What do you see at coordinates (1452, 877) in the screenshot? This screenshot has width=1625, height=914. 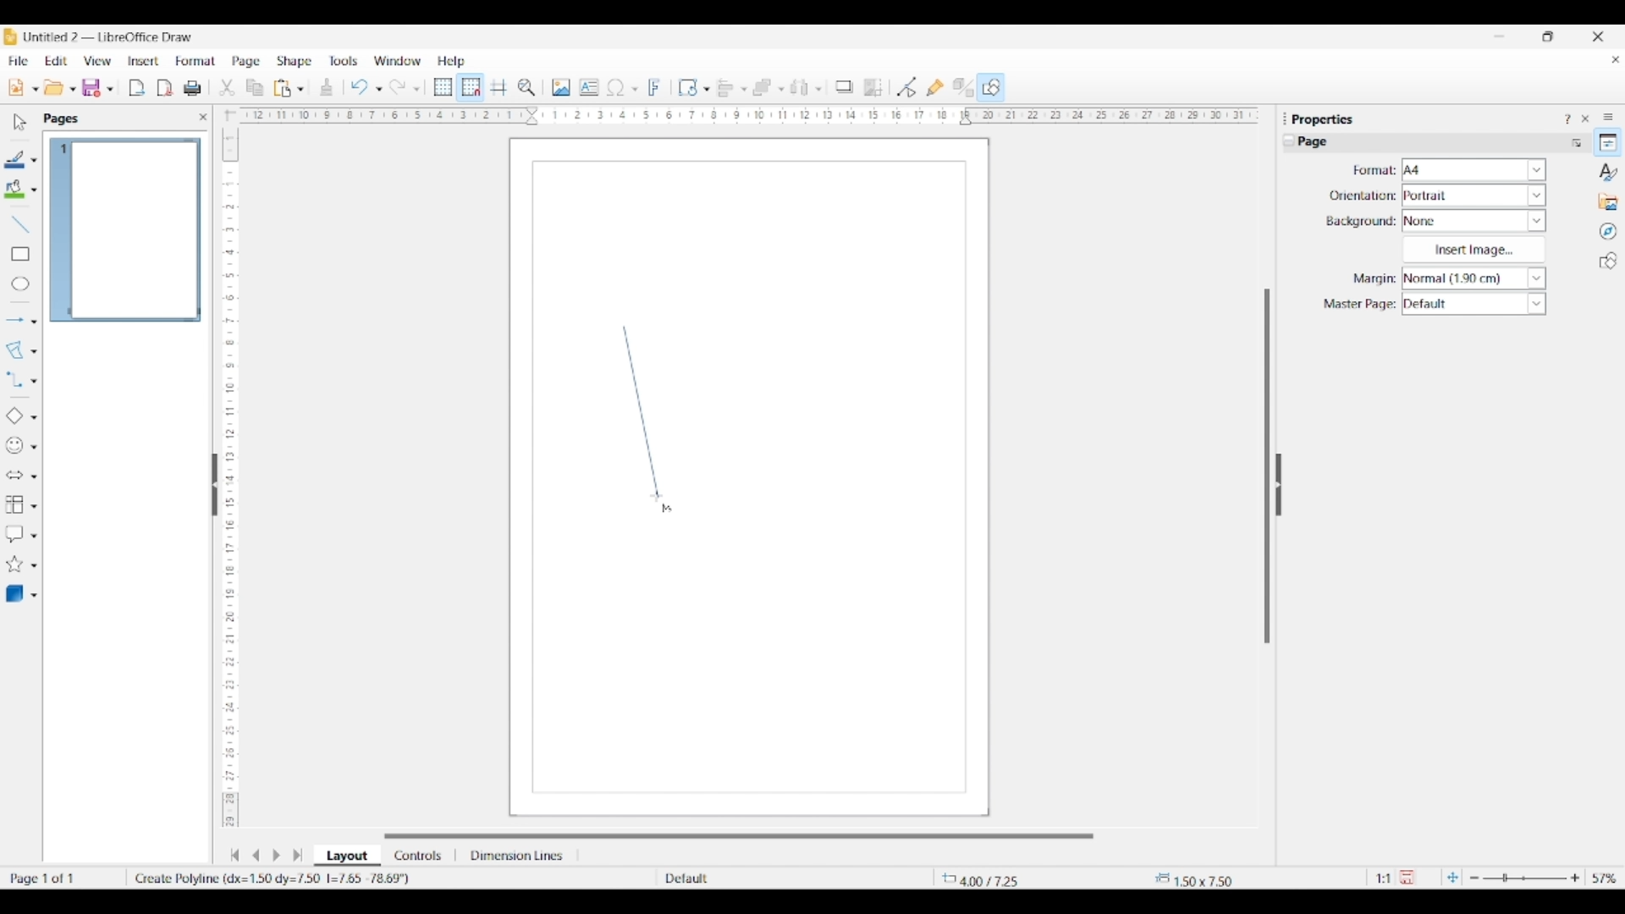 I see `Fit page to current window` at bounding box center [1452, 877].